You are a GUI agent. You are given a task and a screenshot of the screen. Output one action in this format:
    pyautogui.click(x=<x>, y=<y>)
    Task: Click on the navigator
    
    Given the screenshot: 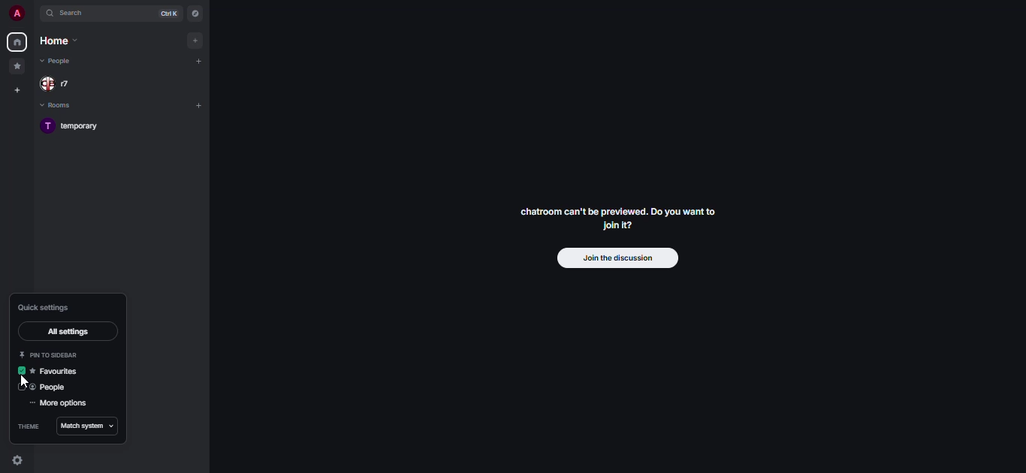 What is the action you would take?
    pyautogui.click(x=196, y=14)
    